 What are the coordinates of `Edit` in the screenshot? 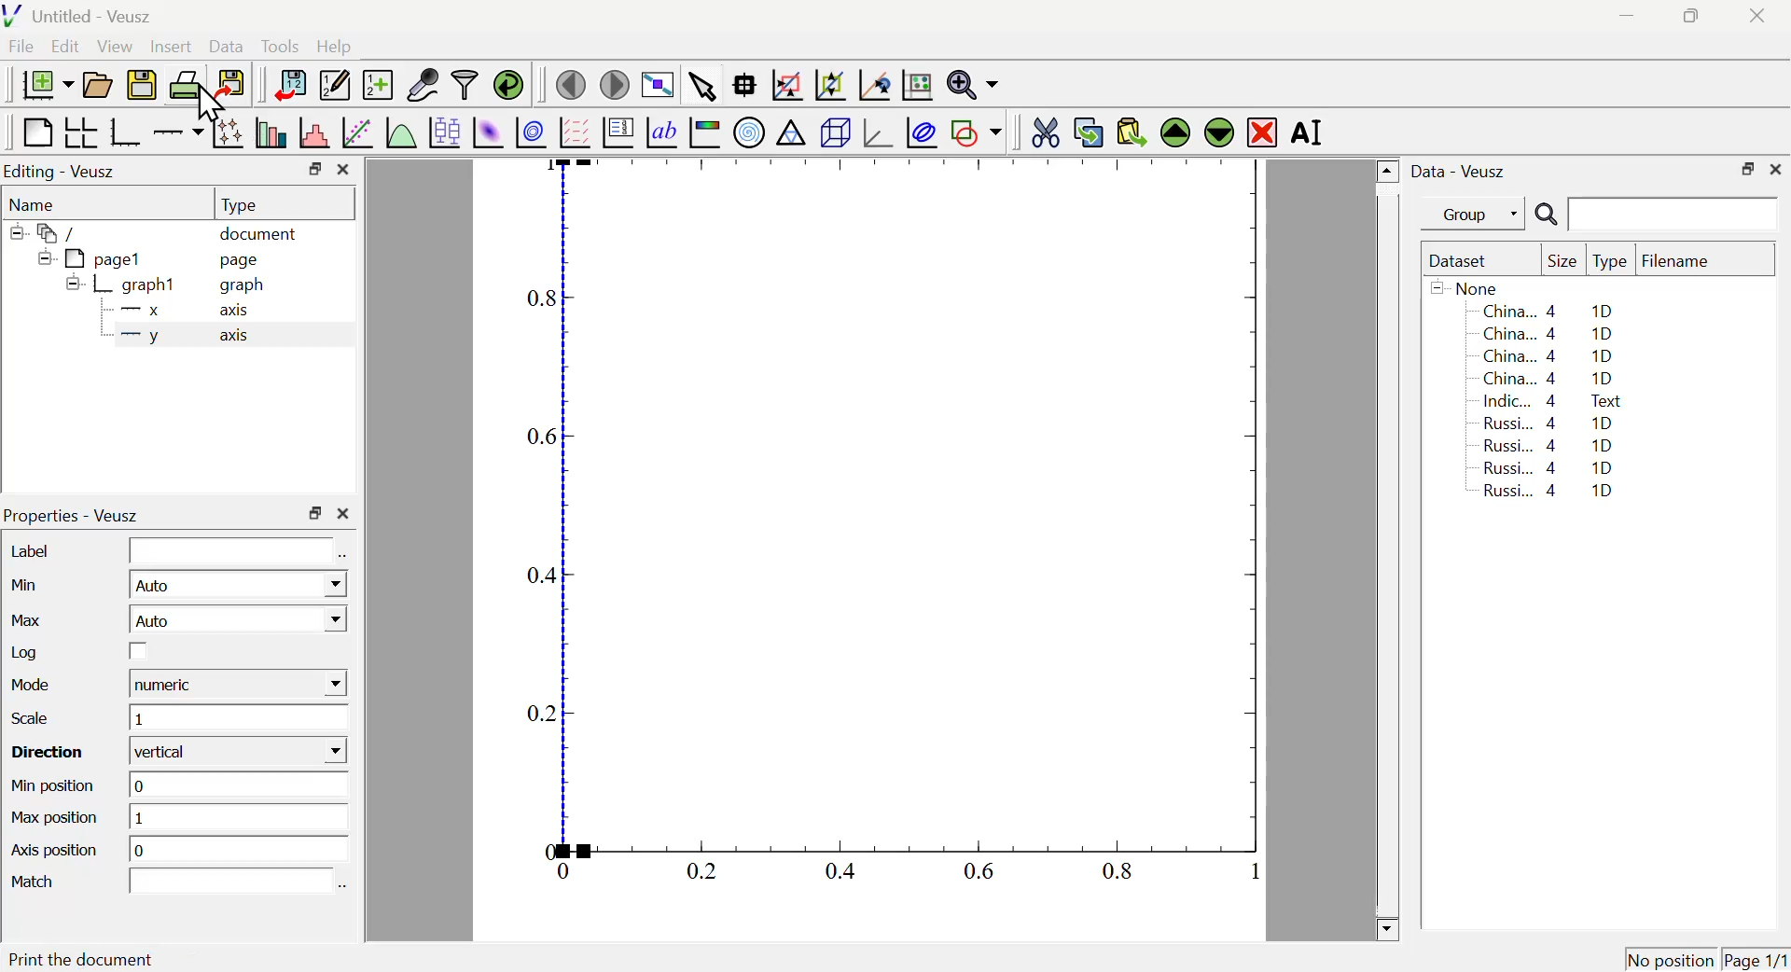 It's located at (65, 45).